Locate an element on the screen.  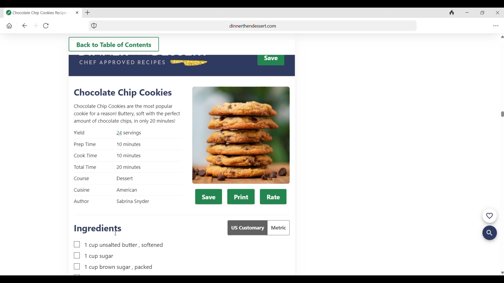
Home is located at coordinates (9, 26).